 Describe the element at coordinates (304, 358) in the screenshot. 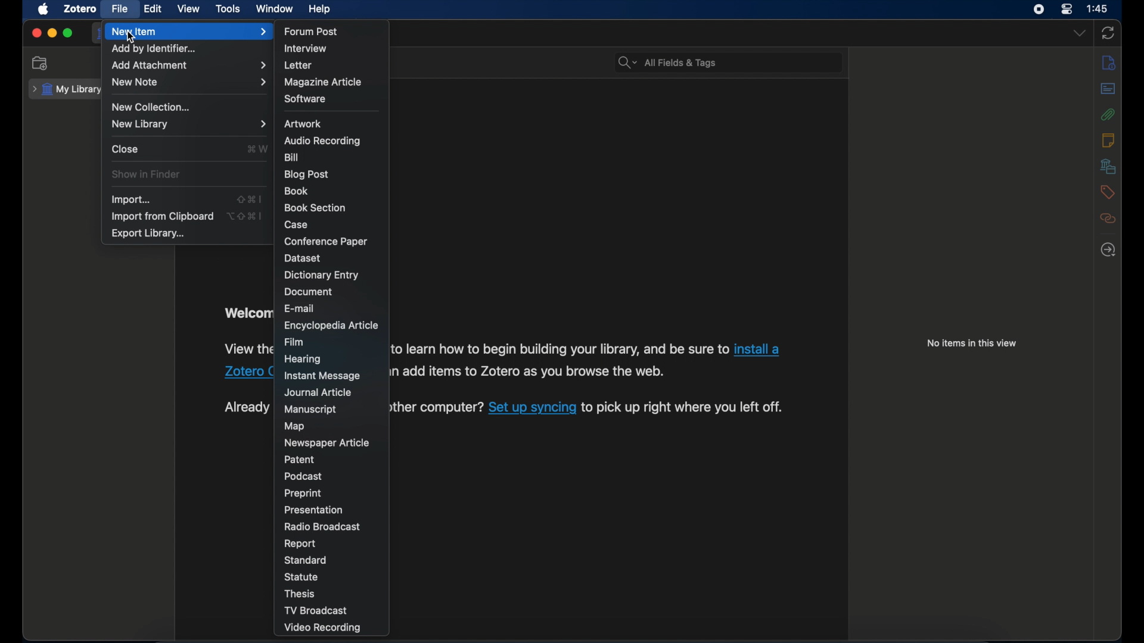

I see `hearing` at that location.